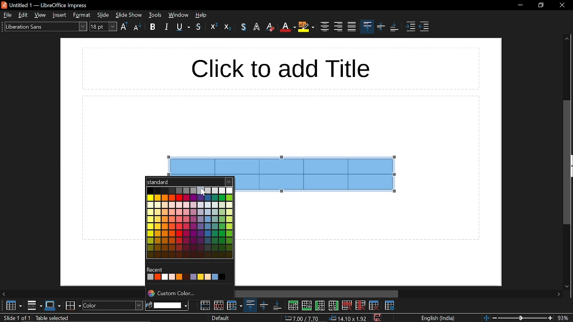 The image size is (573, 322). I want to click on delete table, so click(374, 305).